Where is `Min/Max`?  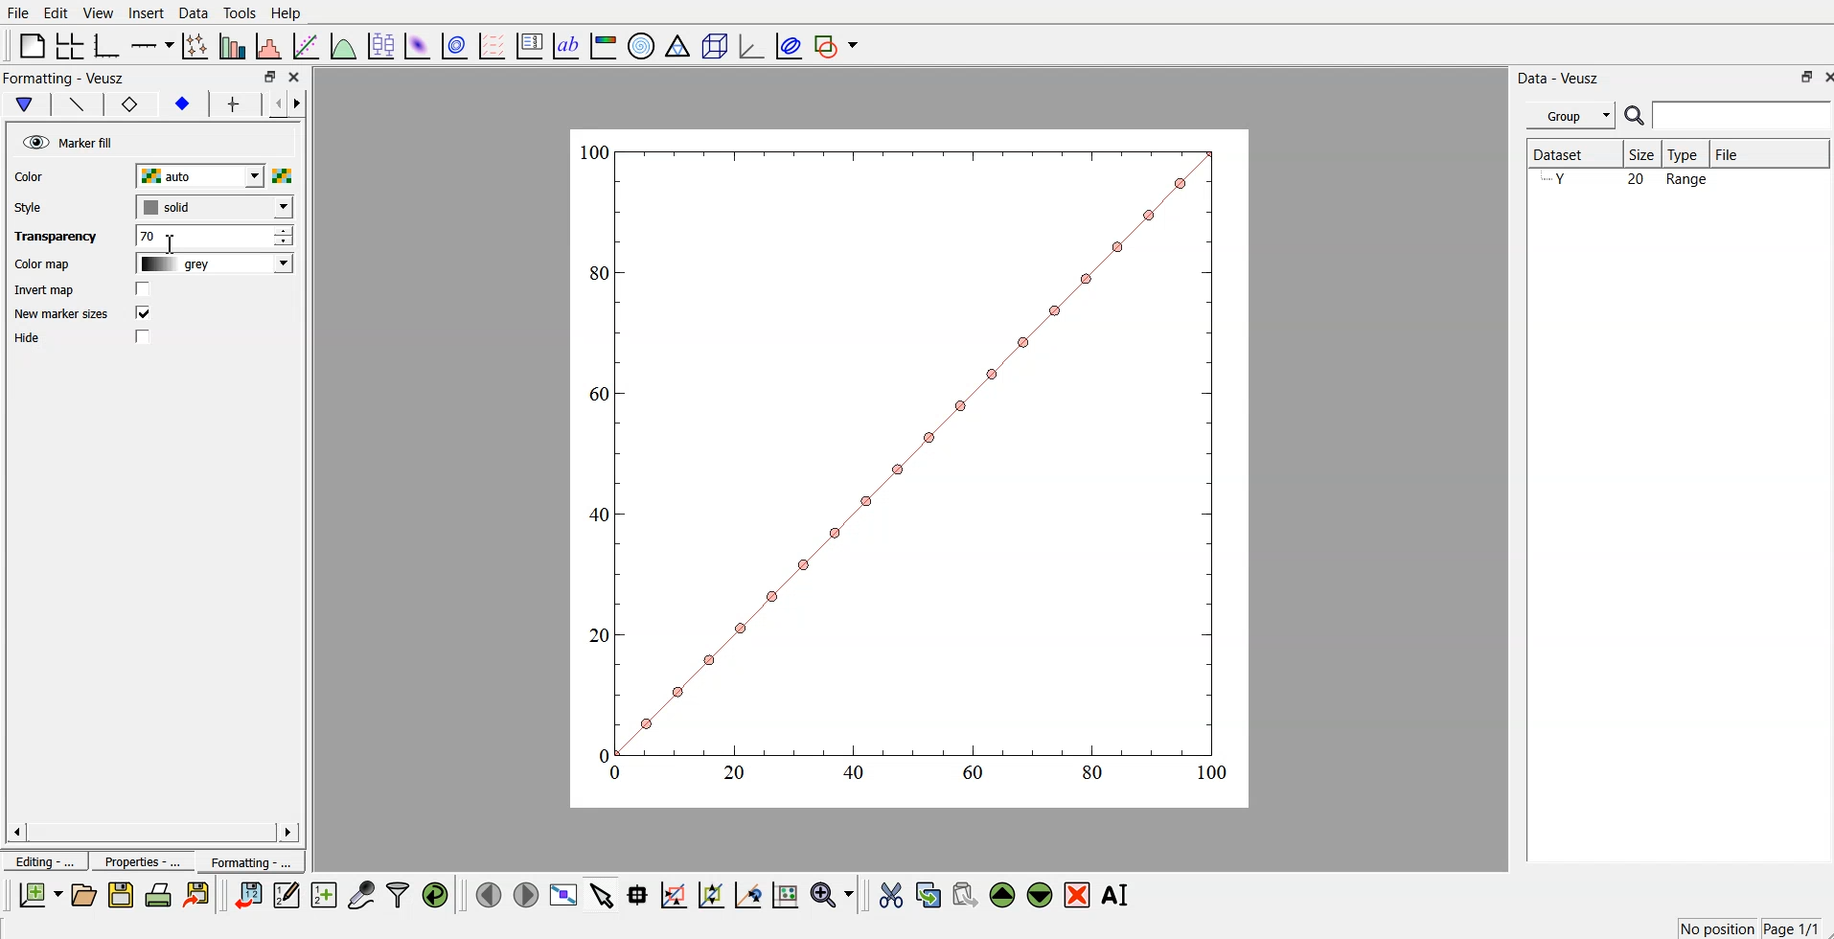
Min/Max is located at coordinates (1799, 77).